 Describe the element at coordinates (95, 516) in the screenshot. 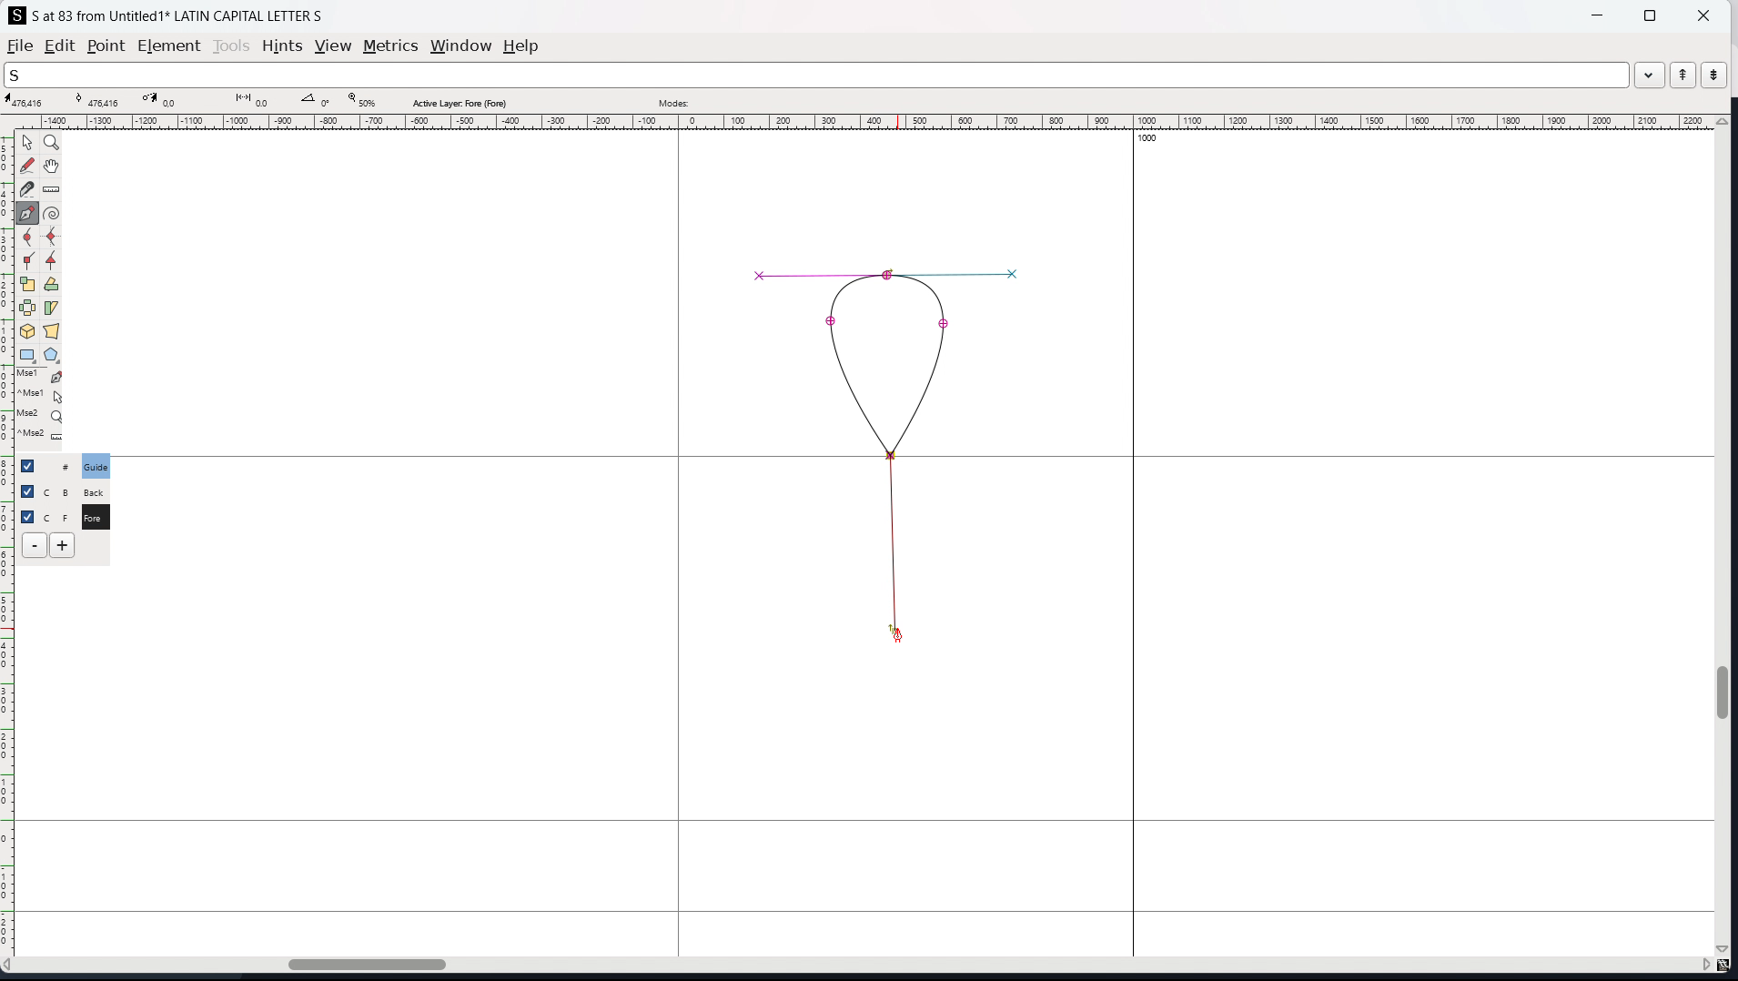

I see `C F Fore` at that location.